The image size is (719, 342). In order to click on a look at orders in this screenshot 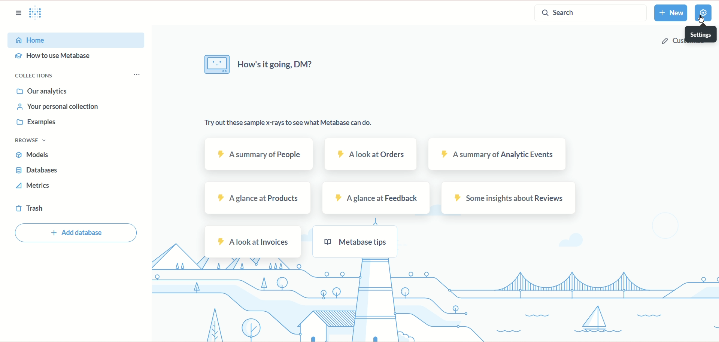, I will do `click(369, 153)`.